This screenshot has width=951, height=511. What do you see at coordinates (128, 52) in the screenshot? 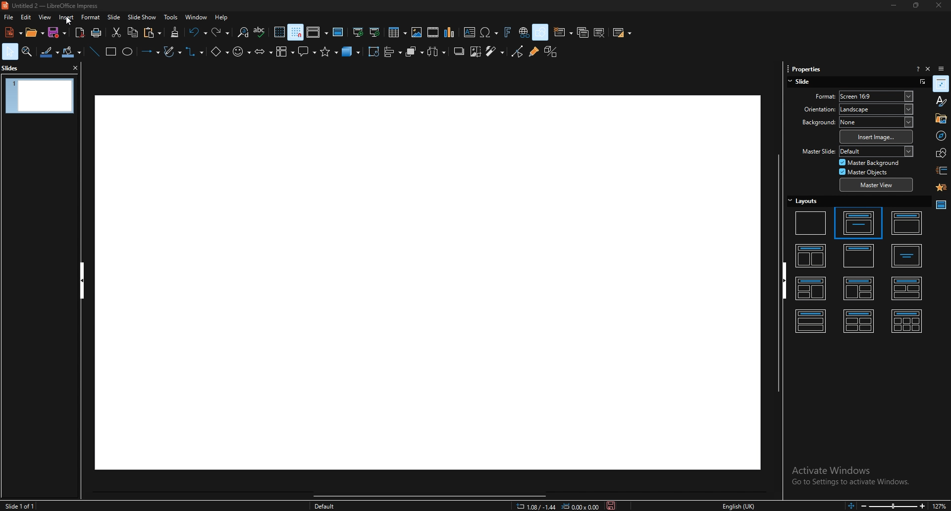
I see `ellipse` at bounding box center [128, 52].